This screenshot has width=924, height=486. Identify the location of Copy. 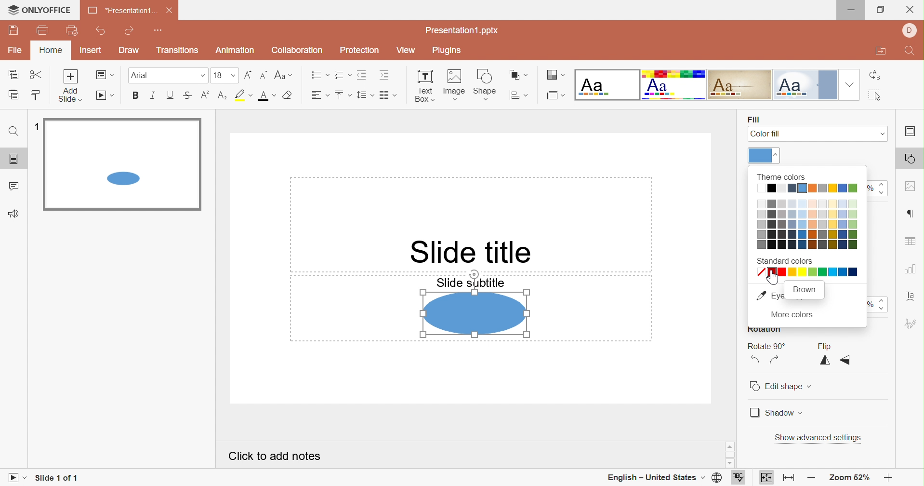
(14, 75).